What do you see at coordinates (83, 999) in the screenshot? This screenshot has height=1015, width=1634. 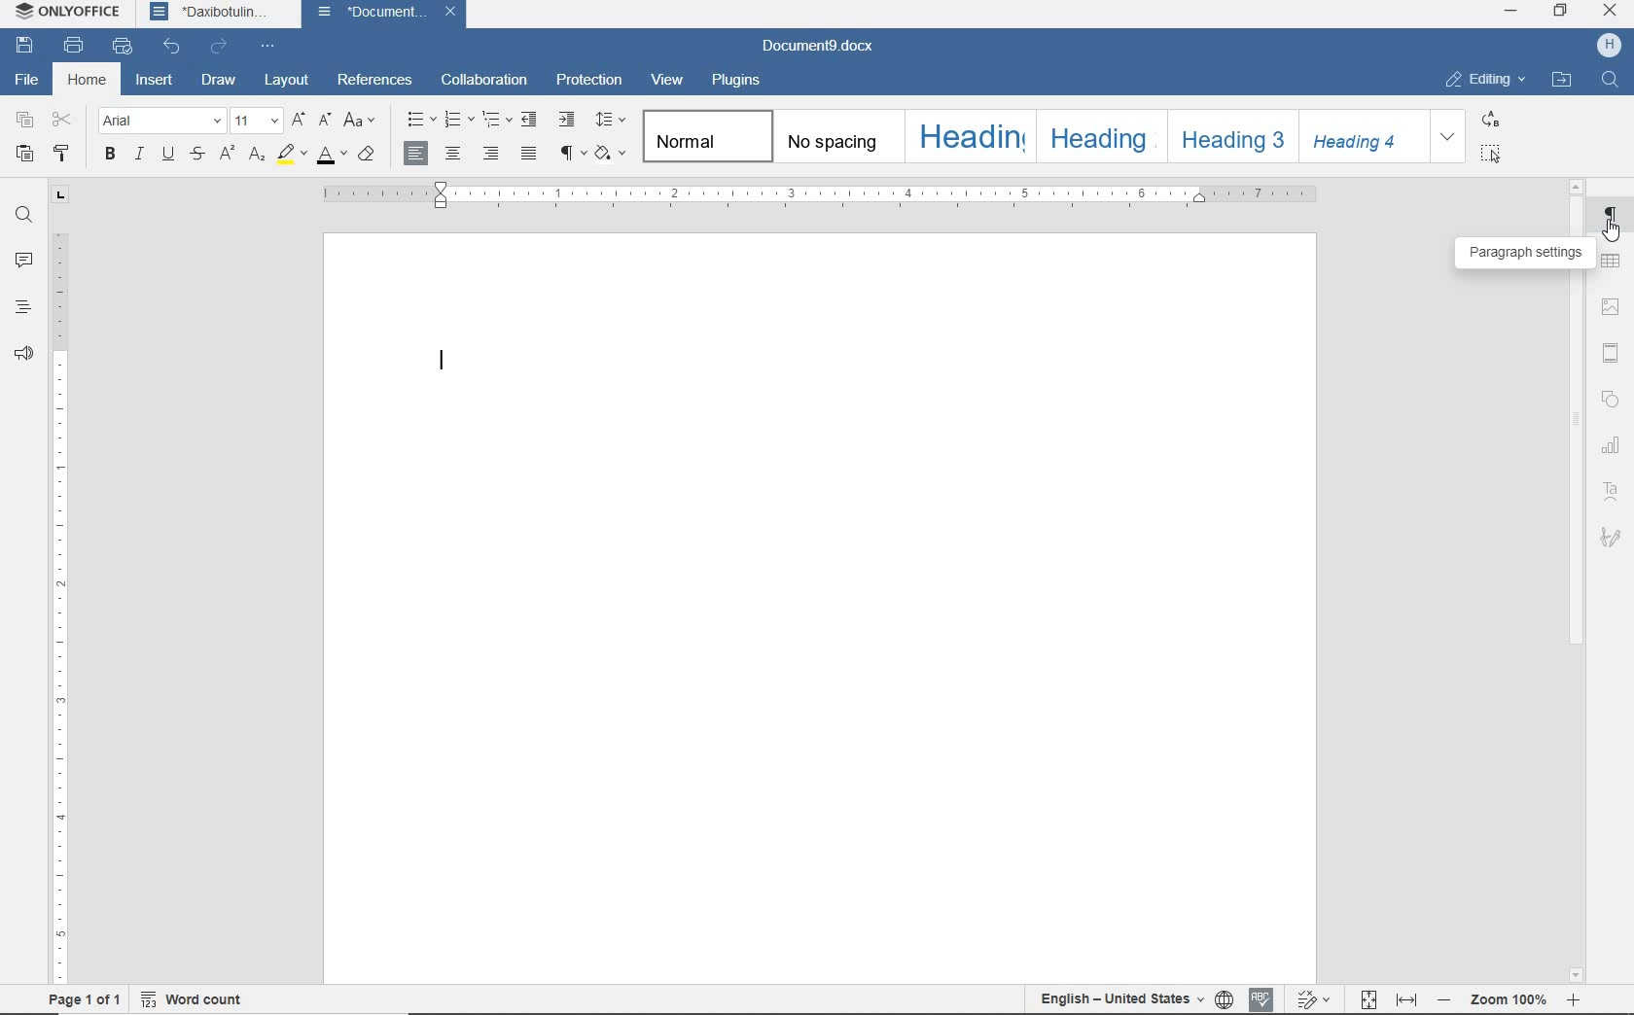 I see `page 1 of 1` at bounding box center [83, 999].